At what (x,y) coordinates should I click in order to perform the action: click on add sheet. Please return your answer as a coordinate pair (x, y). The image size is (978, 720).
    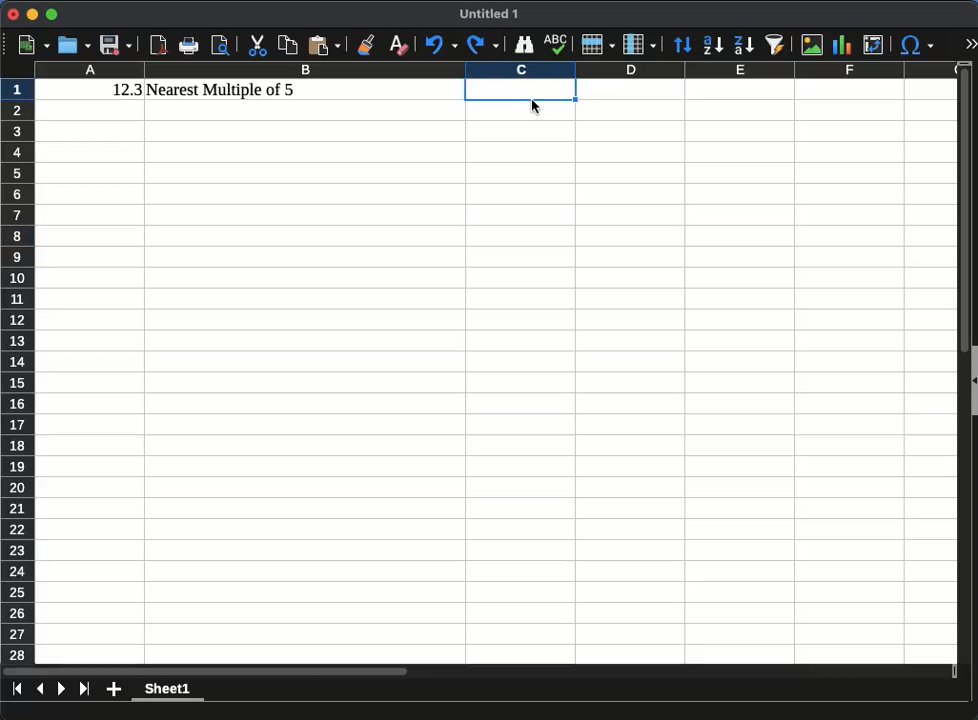
    Looking at the image, I should click on (113, 690).